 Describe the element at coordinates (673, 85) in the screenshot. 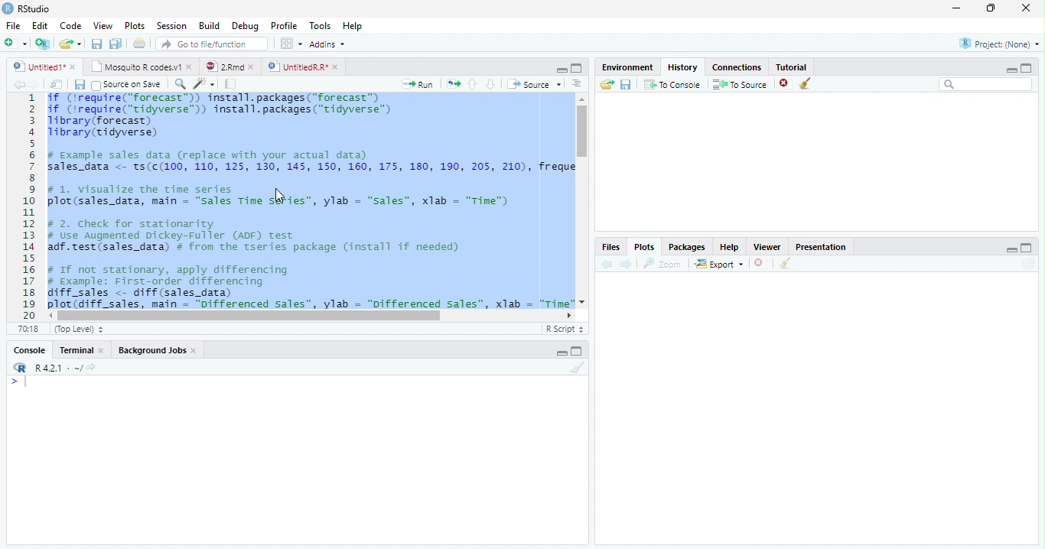

I see `To Console` at that location.